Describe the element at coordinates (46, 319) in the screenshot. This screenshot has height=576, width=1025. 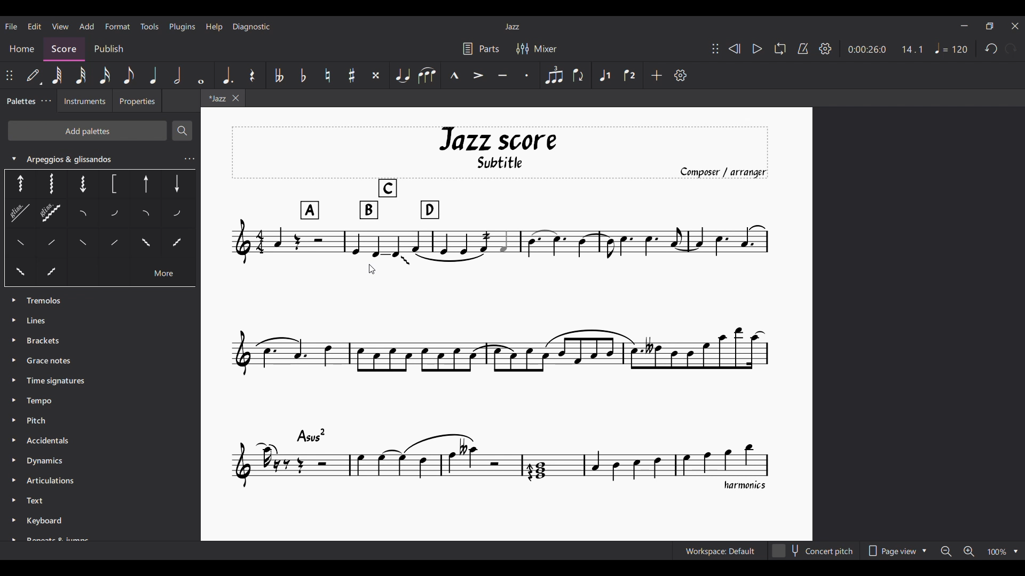
I see `Lines` at that location.